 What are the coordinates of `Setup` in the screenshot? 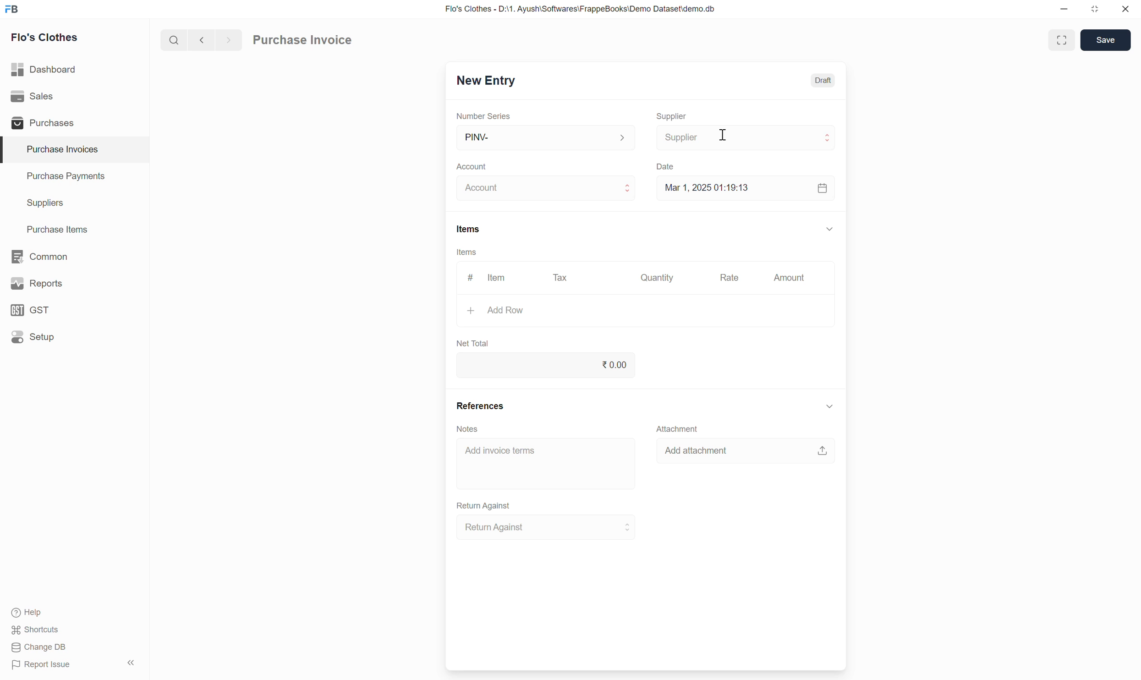 It's located at (33, 338).